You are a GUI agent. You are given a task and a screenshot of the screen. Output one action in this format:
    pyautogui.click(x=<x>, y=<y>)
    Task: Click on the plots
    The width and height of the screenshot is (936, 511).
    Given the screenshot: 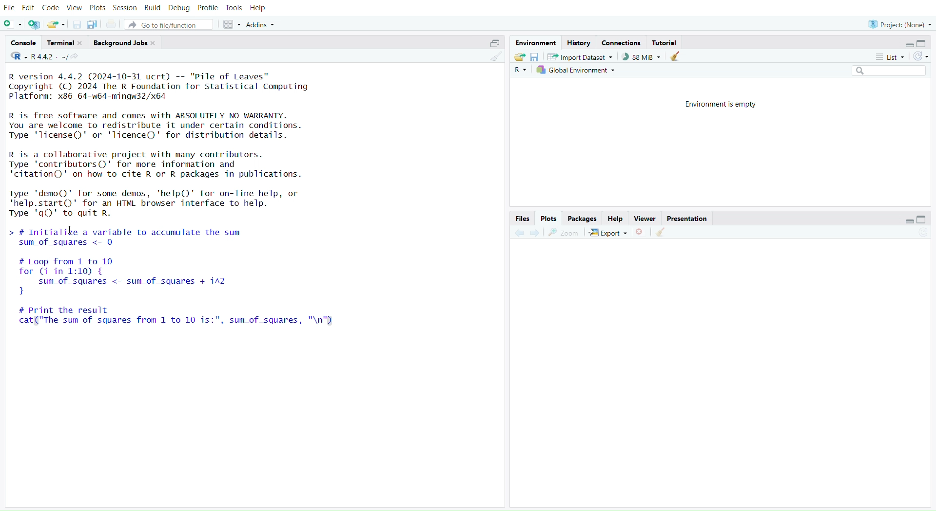 What is the action you would take?
    pyautogui.click(x=550, y=218)
    